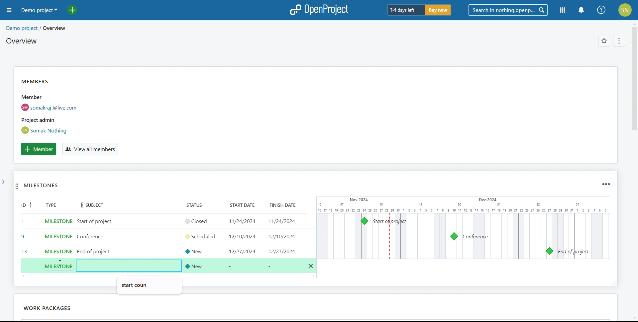 This screenshot has height=322, width=638. What do you see at coordinates (633, 88) in the screenshot?
I see `scroll bar` at bounding box center [633, 88].